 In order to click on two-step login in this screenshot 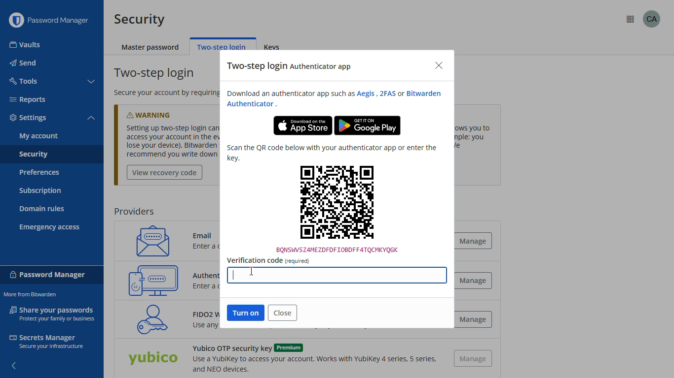, I will do `click(155, 73)`.